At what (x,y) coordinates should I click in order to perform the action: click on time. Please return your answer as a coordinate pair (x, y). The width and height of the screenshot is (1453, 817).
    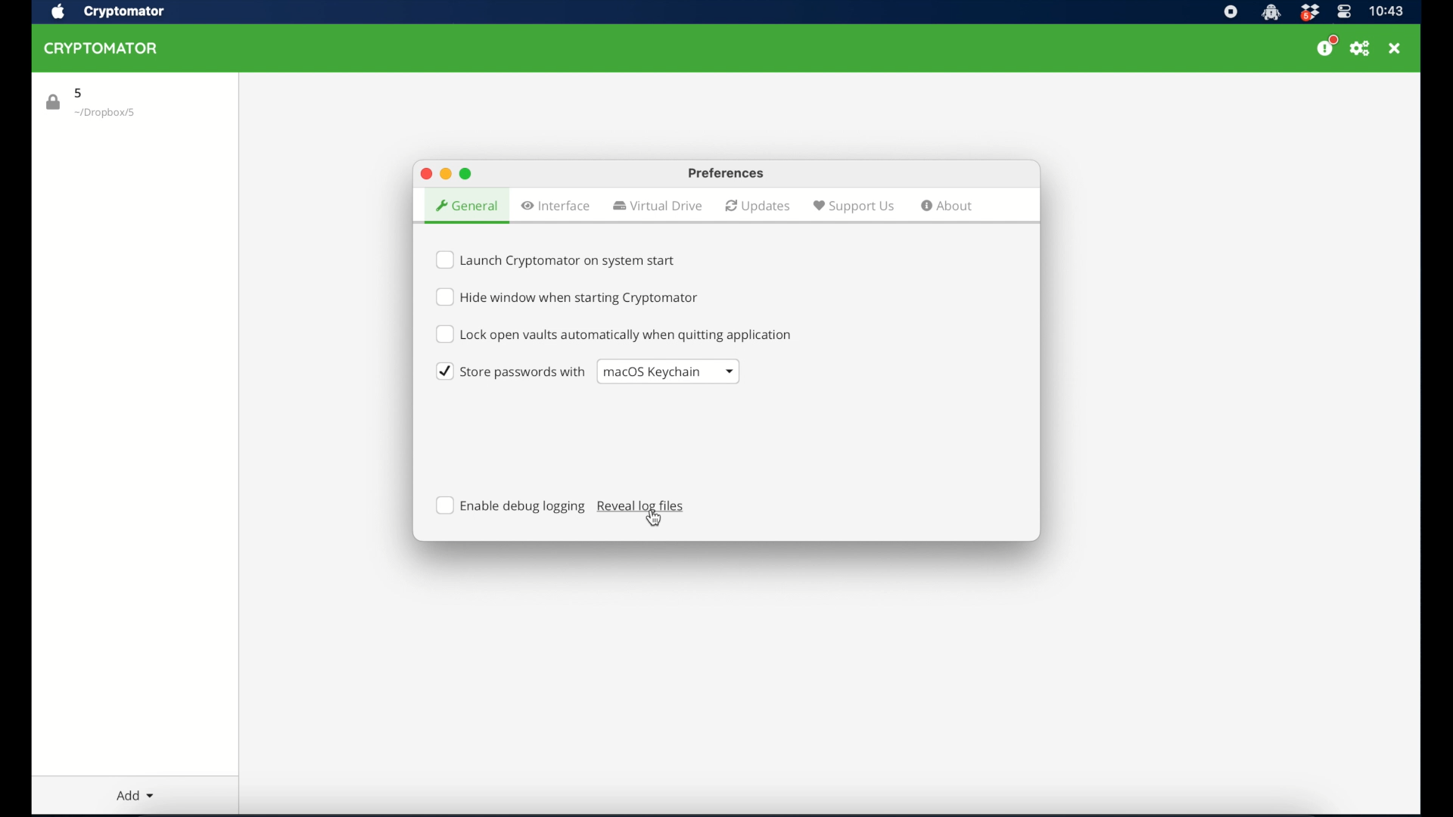
    Looking at the image, I should click on (1387, 11).